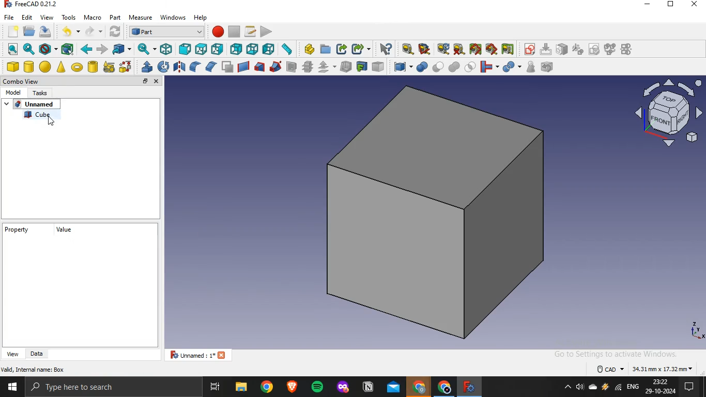 This screenshot has width=706, height=397. I want to click on icon, so click(578, 49).